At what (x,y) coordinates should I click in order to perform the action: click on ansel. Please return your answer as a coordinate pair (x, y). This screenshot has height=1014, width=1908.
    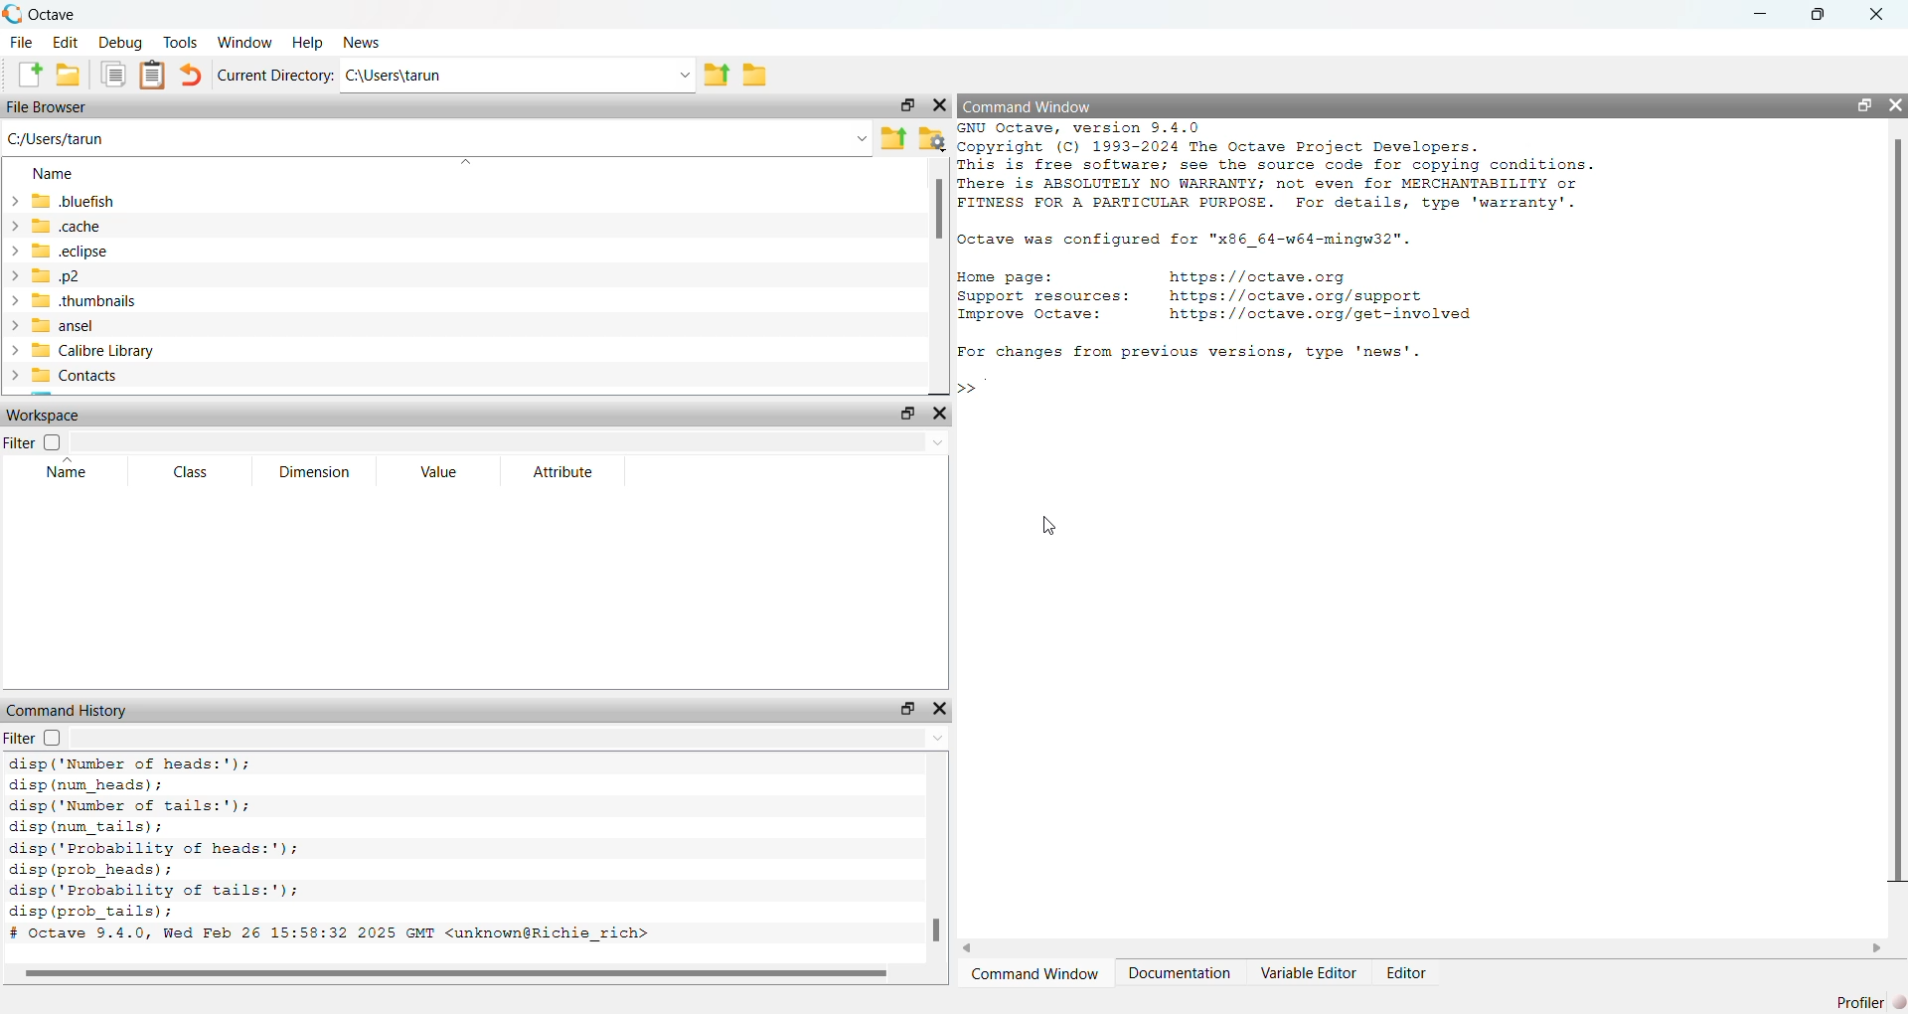
    Looking at the image, I should click on (66, 326).